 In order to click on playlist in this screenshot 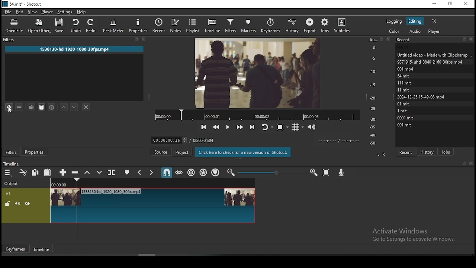, I will do `click(194, 25)`.